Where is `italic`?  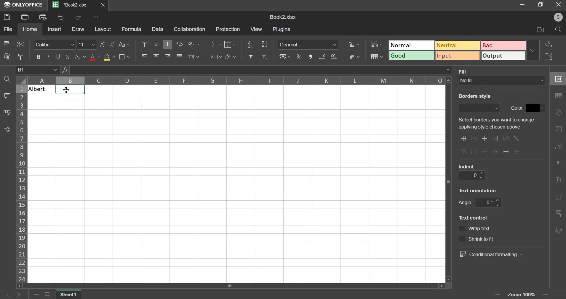 italic is located at coordinates (49, 57).